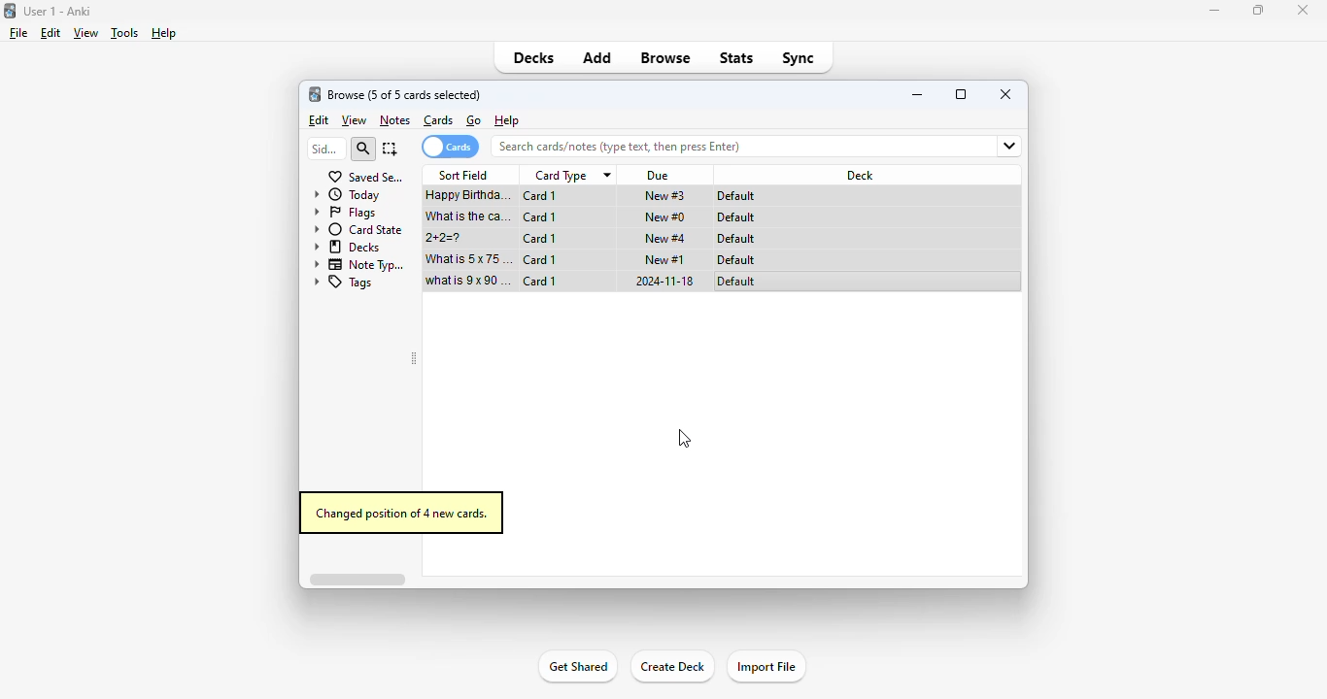 This screenshot has height=699, width=1327. What do you see at coordinates (357, 579) in the screenshot?
I see `horizontal scroll bar` at bounding box center [357, 579].